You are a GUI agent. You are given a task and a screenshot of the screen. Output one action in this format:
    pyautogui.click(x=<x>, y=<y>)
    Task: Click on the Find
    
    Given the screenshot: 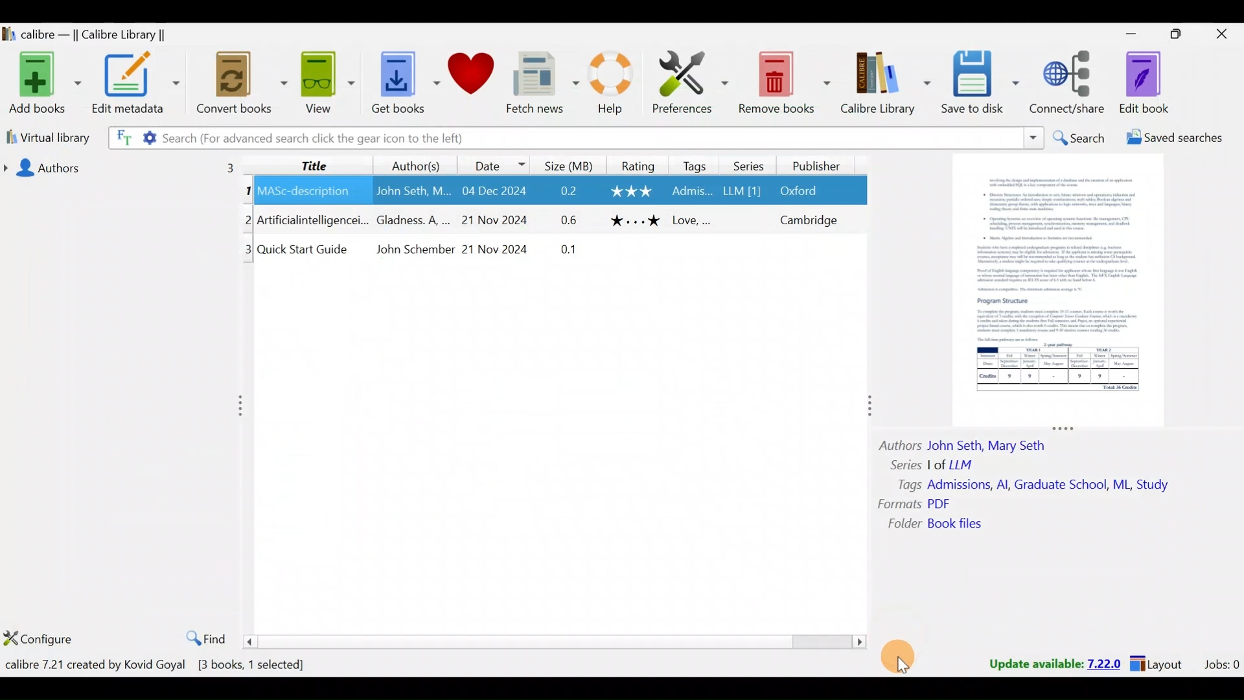 What is the action you would take?
    pyautogui.click(x=203, y=636)
    